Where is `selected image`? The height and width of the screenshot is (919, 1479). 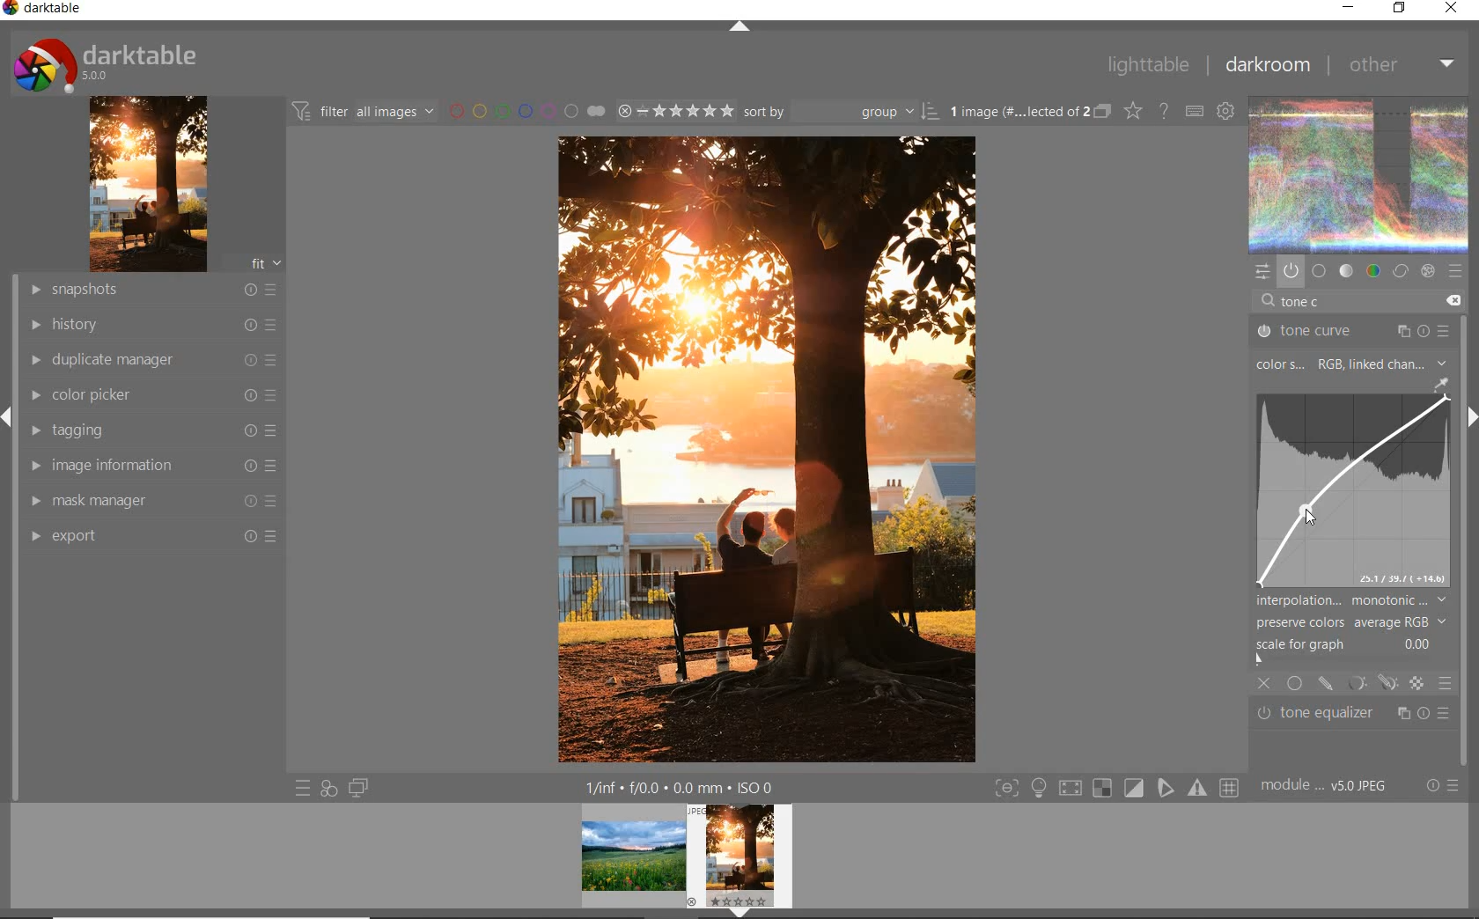 selected image is located at coordinates (747, 451).